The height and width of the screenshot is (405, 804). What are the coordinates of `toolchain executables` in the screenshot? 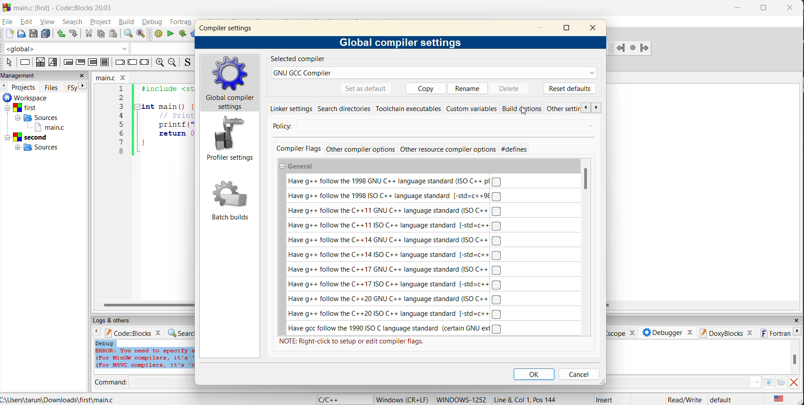 It's located at (408, 108).